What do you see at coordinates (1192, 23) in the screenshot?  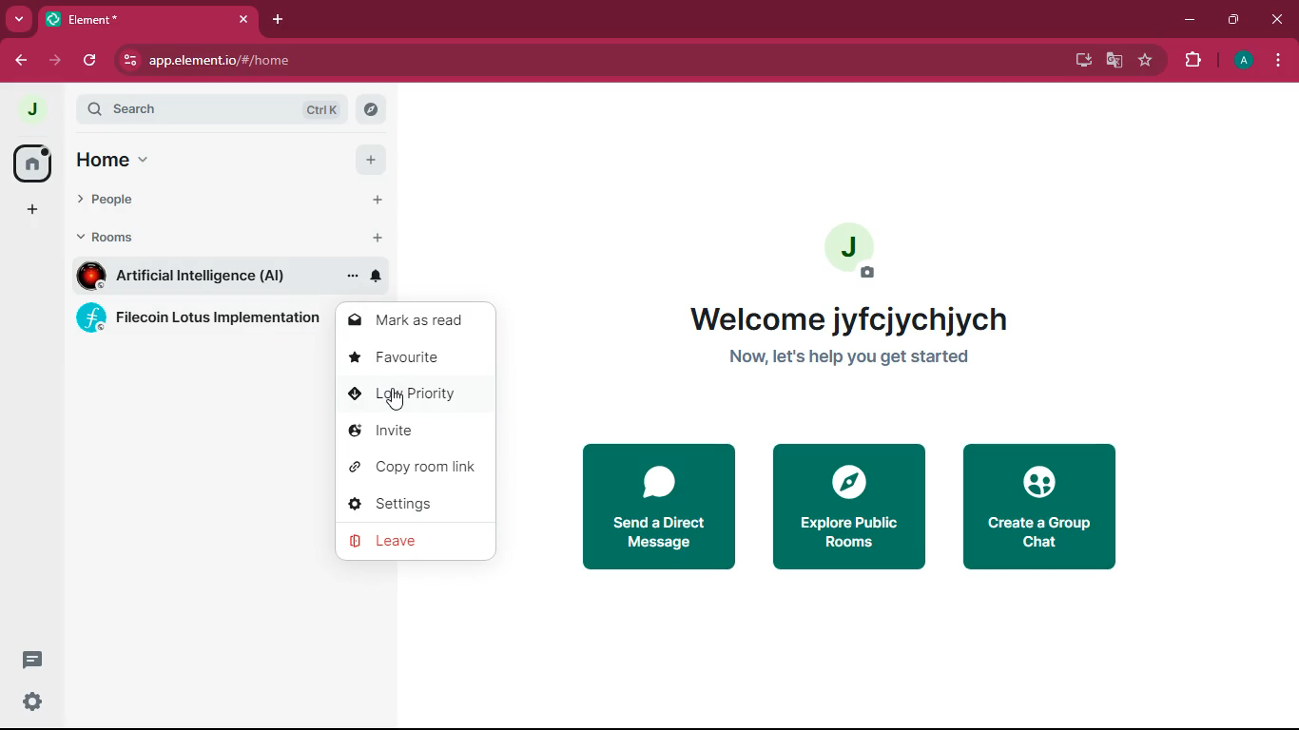 I see `minimize` at bounding box center [1192, 23].